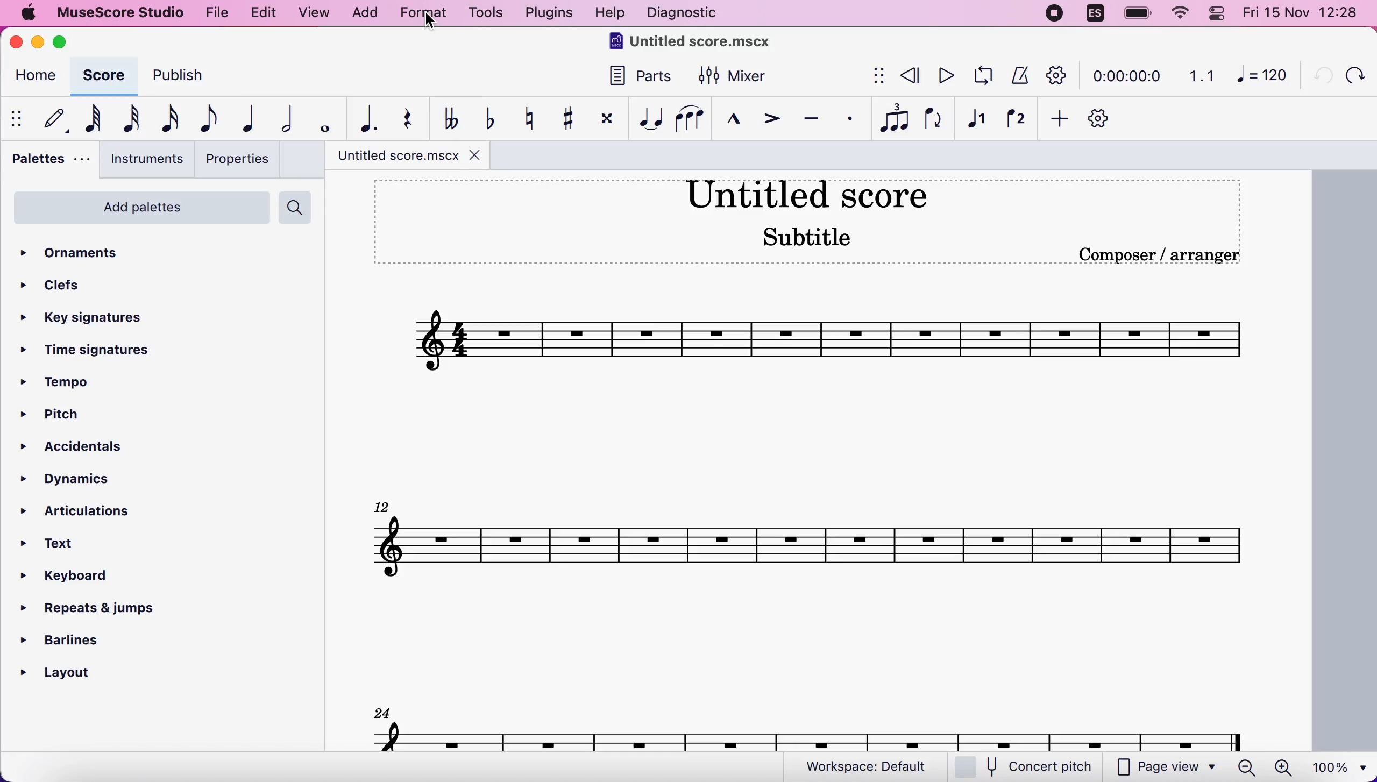 The image size is (1377, 782). What do you see at coordinates (215, 11) in the screenshot?
I see `file` at bounding box center [215, 11].